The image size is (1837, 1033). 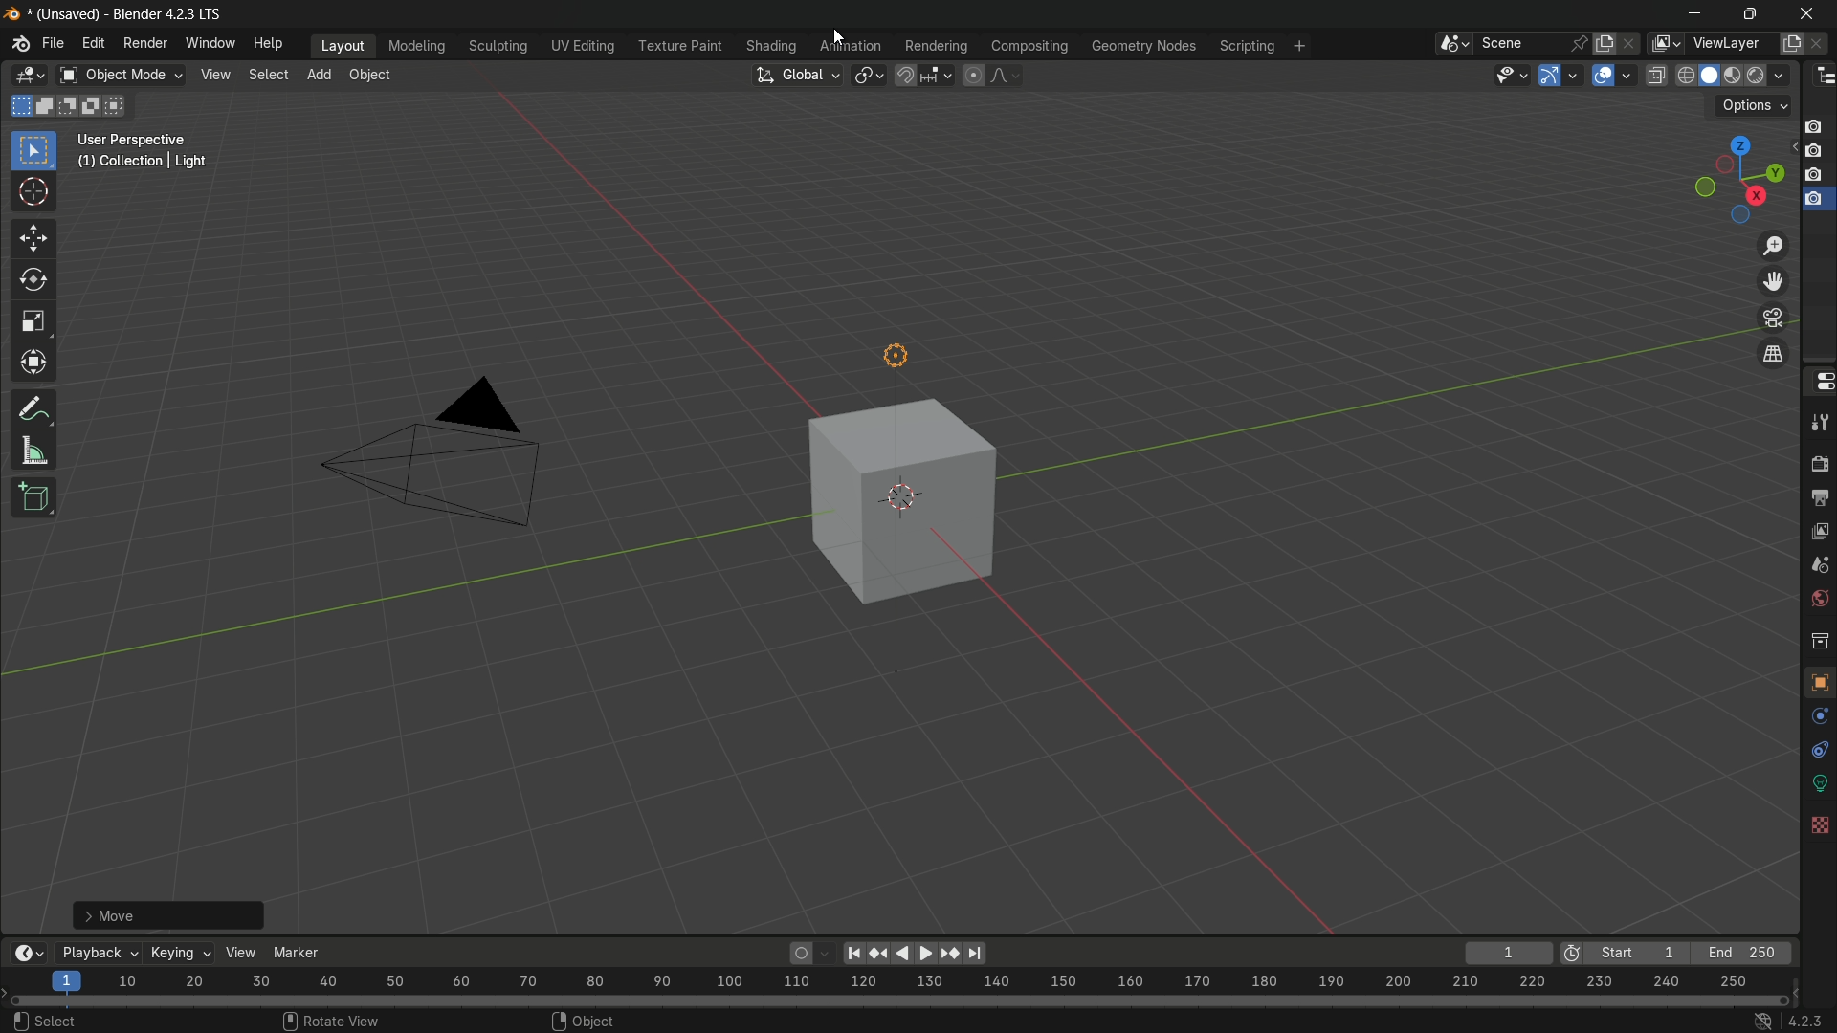 I want to click on material, so click(x=1816, y=886).